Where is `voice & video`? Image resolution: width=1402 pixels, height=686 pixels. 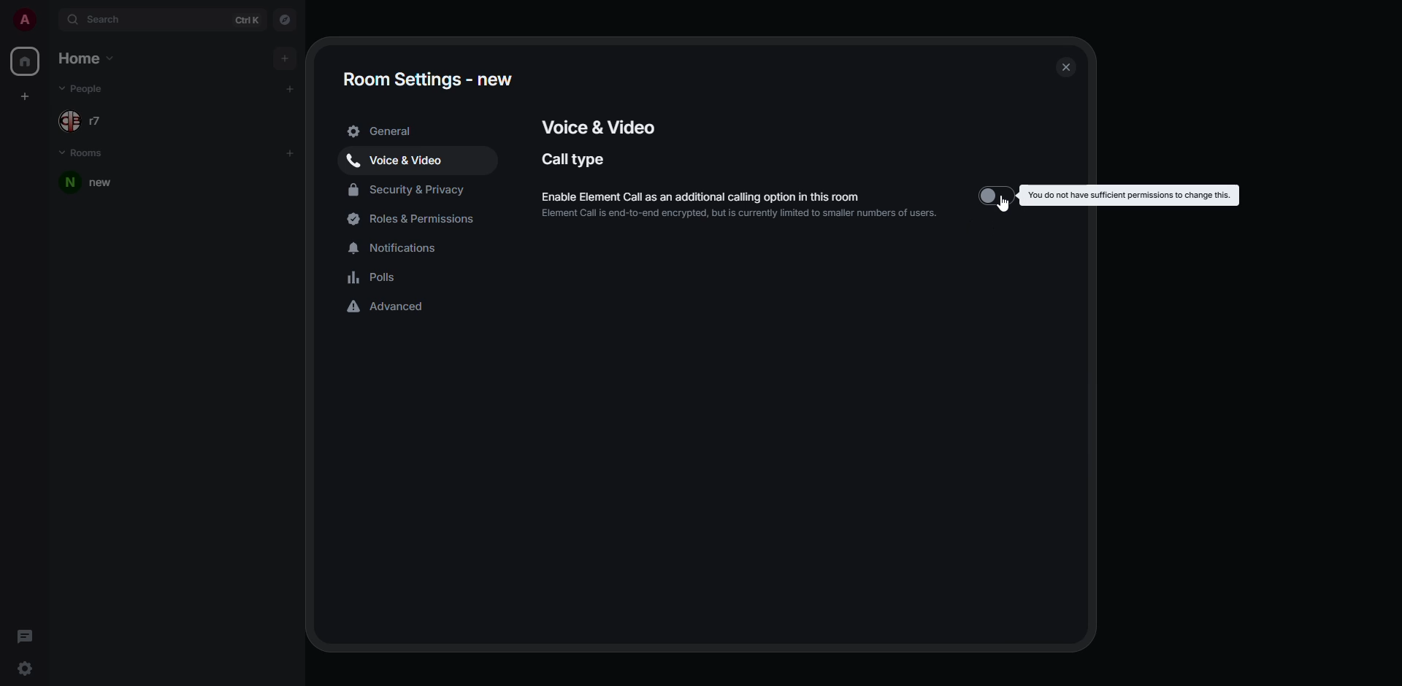
voice & video is located at coordinates (399, 158).